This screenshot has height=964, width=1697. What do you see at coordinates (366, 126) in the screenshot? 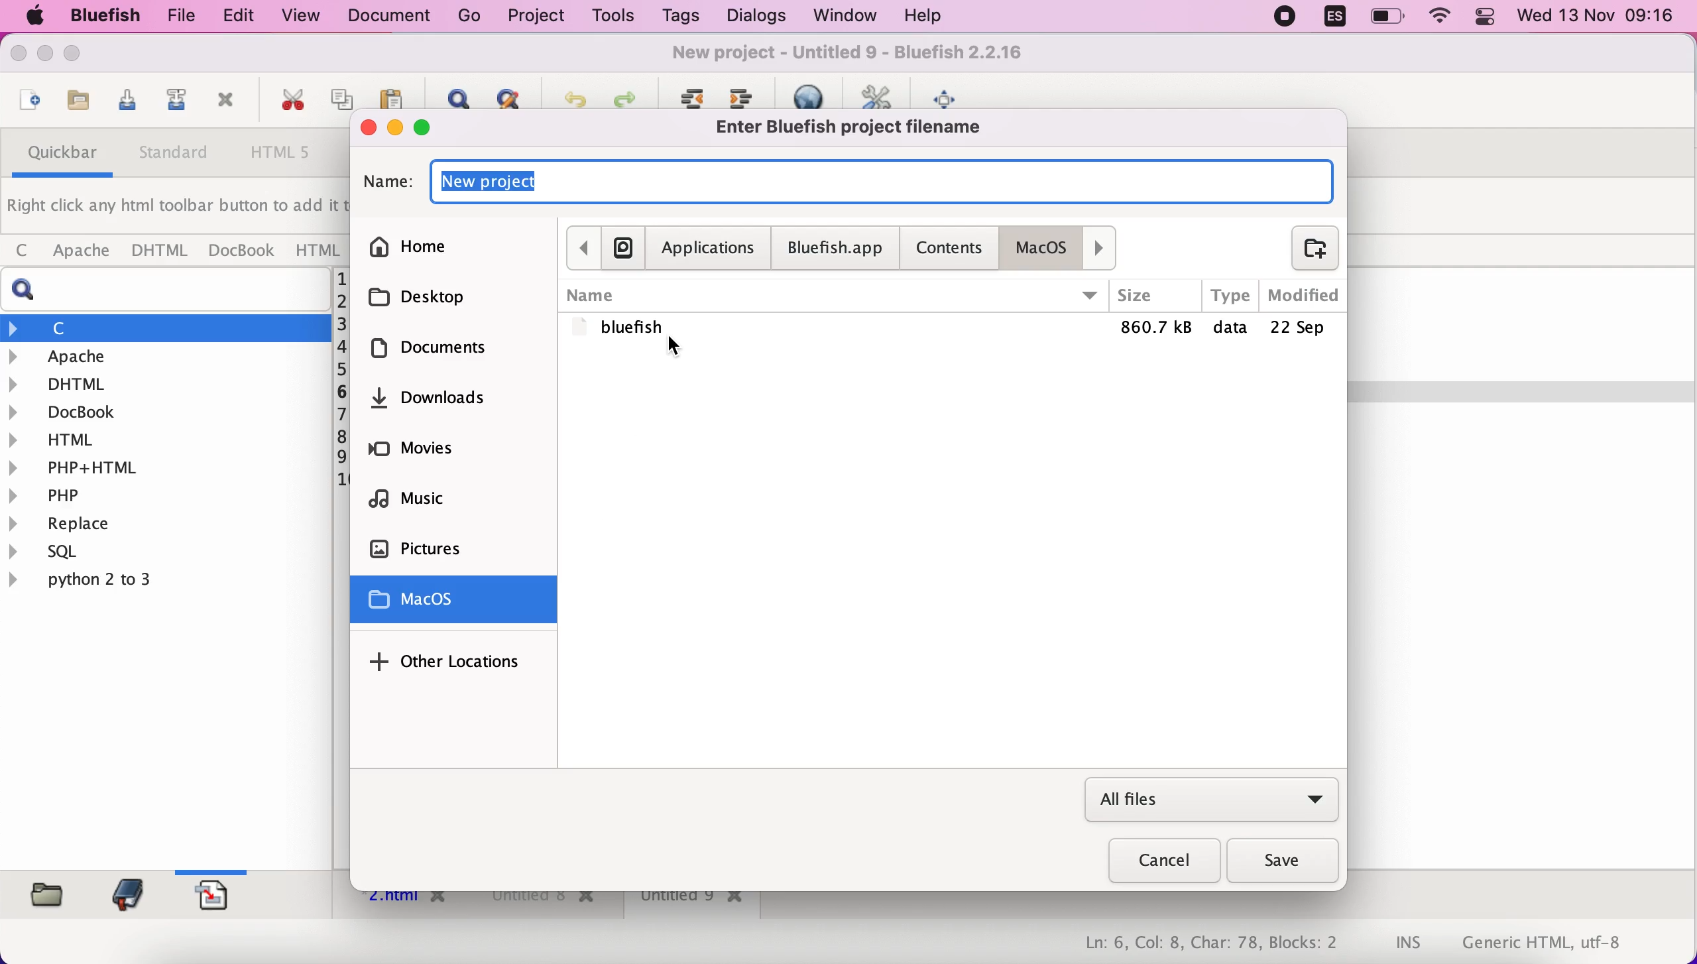
I see `close` at bounding box center [366, 126].